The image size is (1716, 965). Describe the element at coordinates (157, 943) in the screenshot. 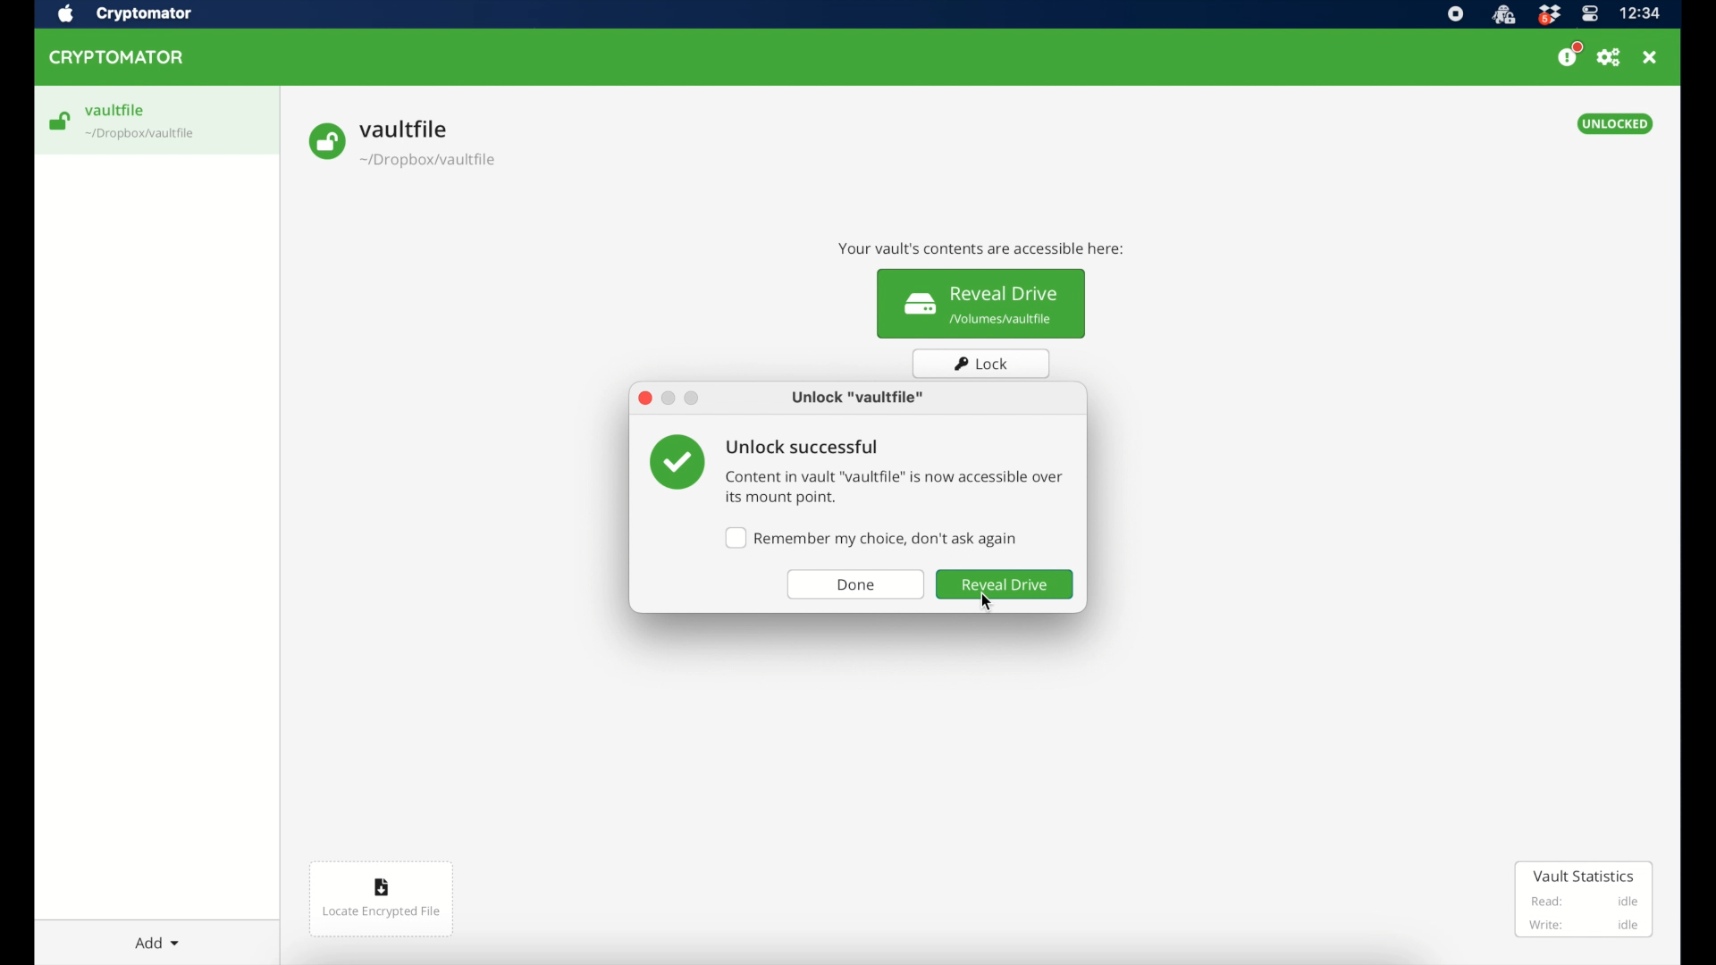

I see `add` at that location.